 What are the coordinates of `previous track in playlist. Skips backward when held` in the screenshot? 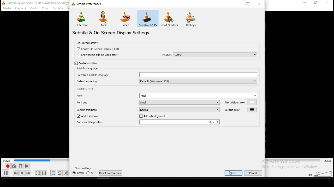 It's located at (15, 173).